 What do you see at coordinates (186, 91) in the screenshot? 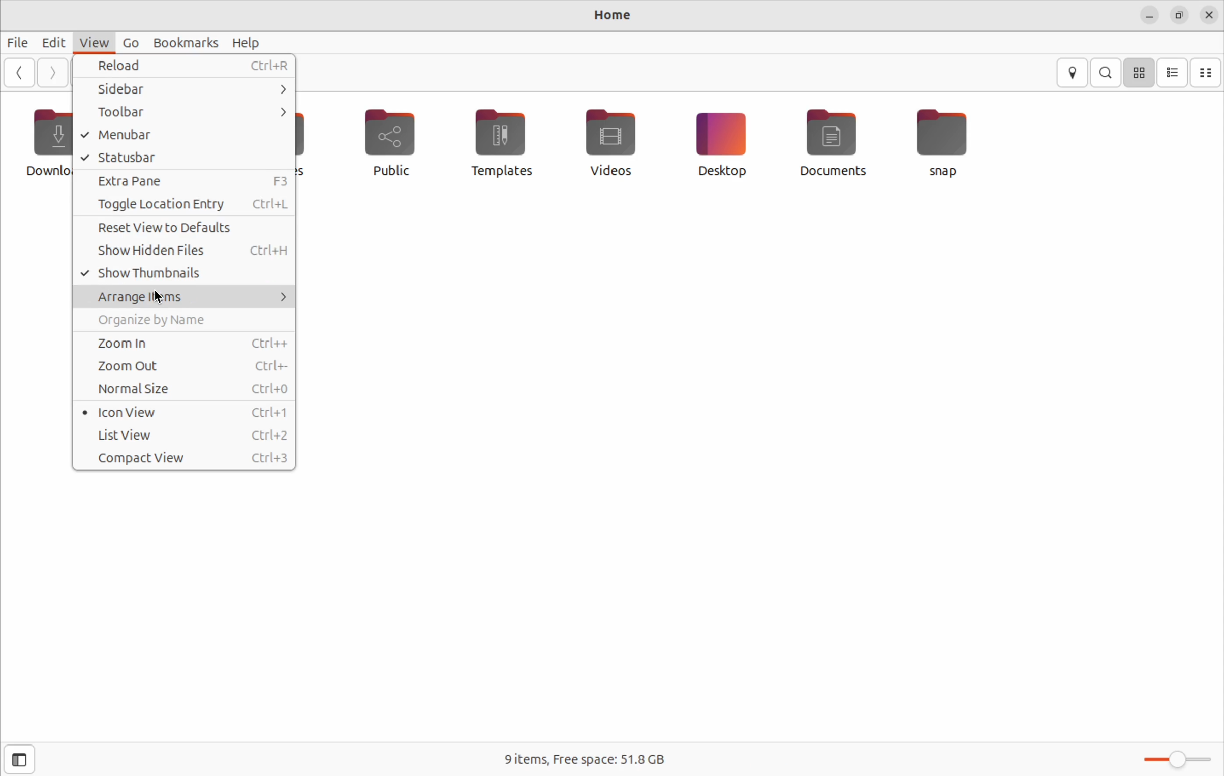
I see `side bar` at bounding box center [186, 91].